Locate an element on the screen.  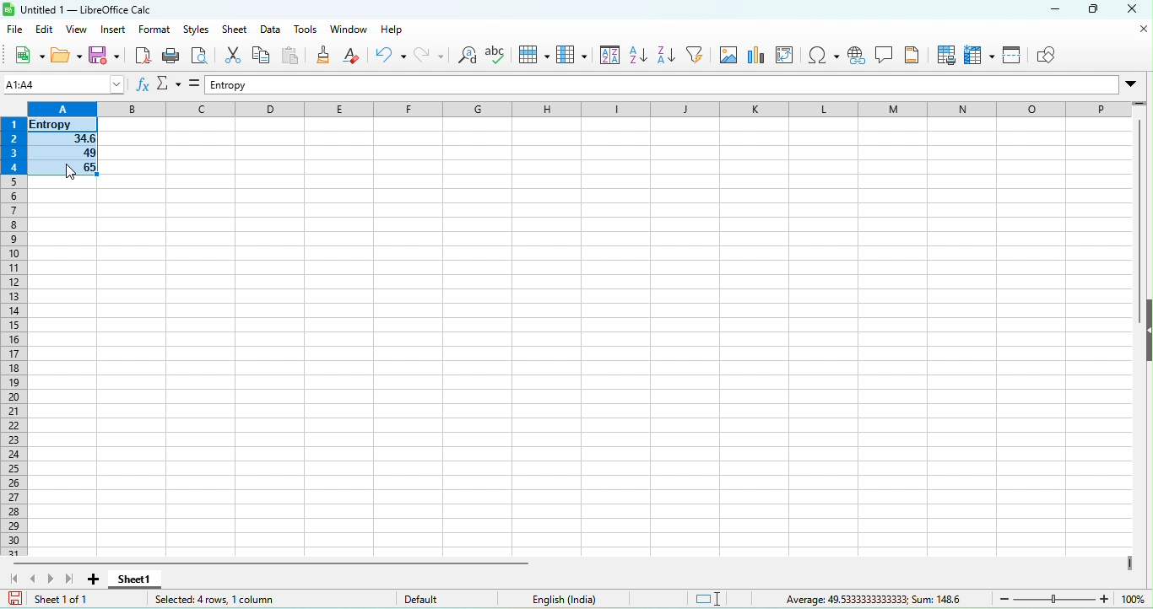
column headings is located at coordinates (580, 110).